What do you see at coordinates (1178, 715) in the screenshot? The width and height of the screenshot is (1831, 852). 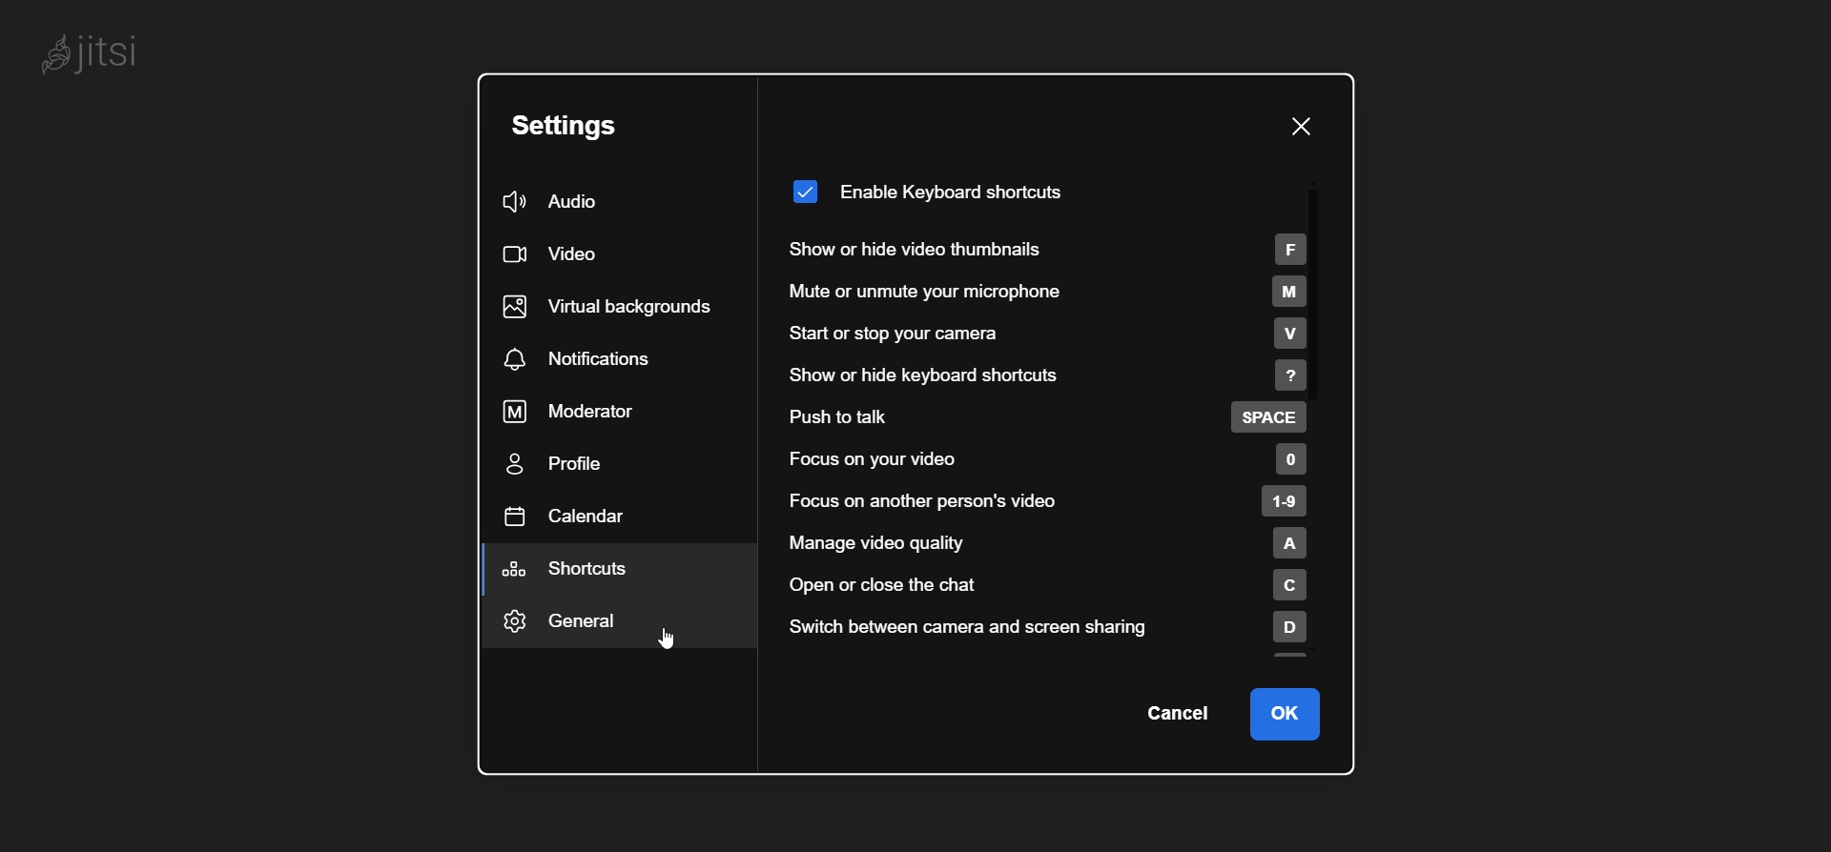 I see `cancel` at bounding box center [1178, 715].